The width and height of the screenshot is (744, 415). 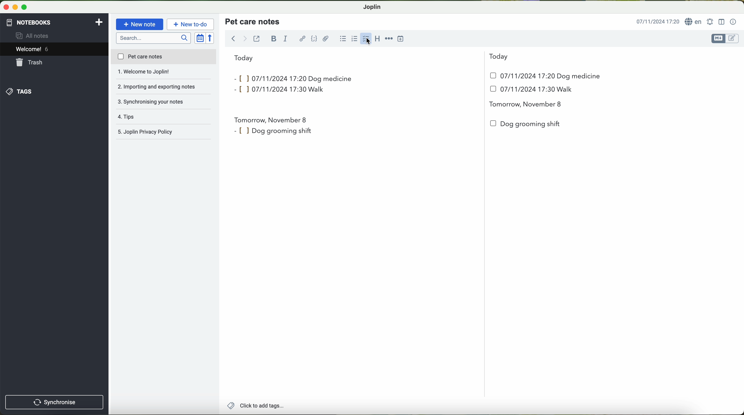 I want to click on Dog grooming shift, so click(x=272, y=130).